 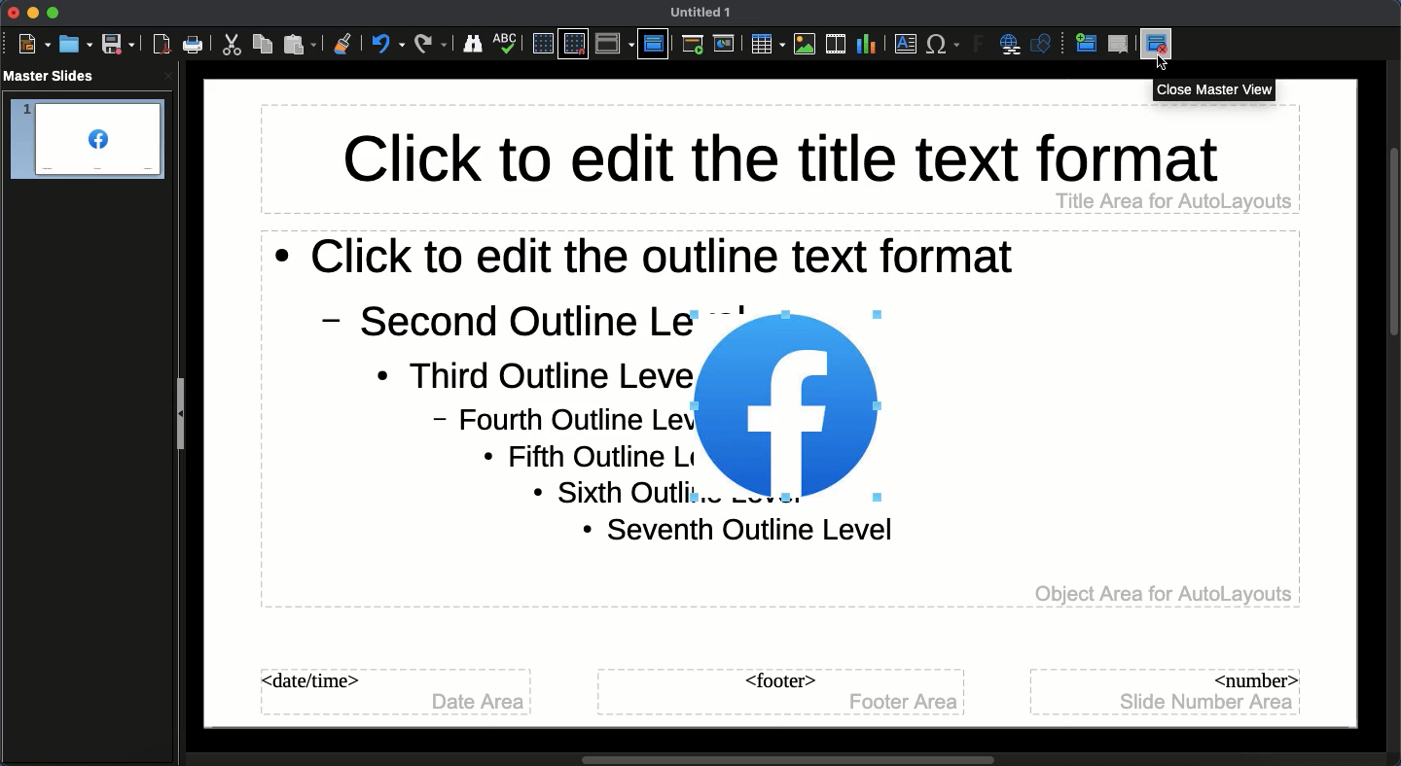 What do you see at coordinates (1216, 90) in the screenshot?
I see `Close master view` at bounding box center [1216, 90].